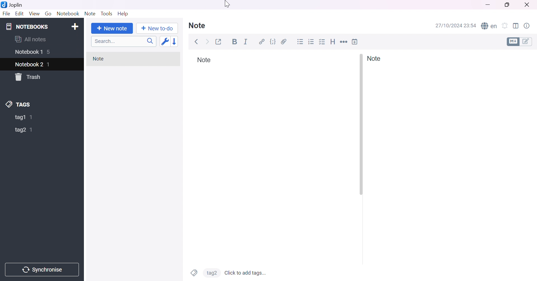  I want to click on Note, so click(373, 59).